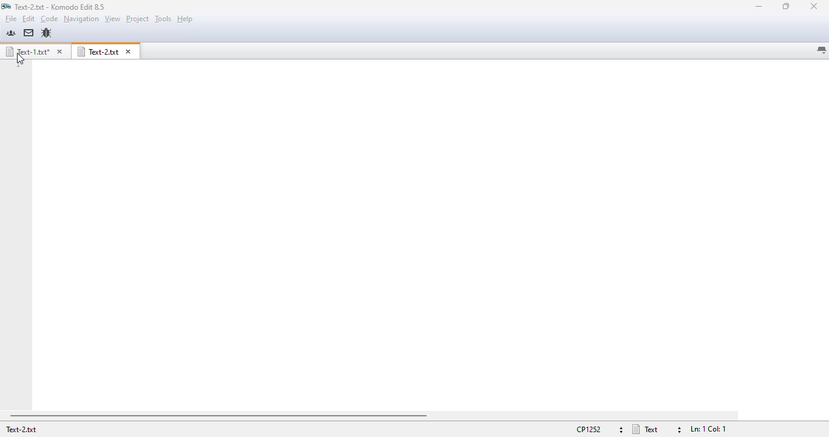 This screenshot has width=829, height=437. What do you see at coordinates (138, 19) in the screenshot?
I see `project` at bounding box center [138, 19].